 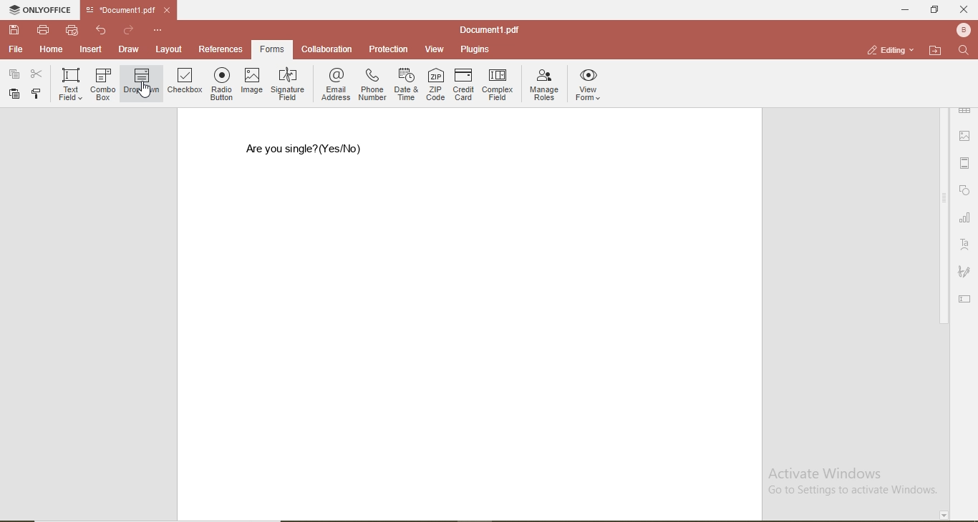 What do you see at coordinates (944, 291) in the screenshot?
I see `scroll bar` at bounding box center [944, 291].